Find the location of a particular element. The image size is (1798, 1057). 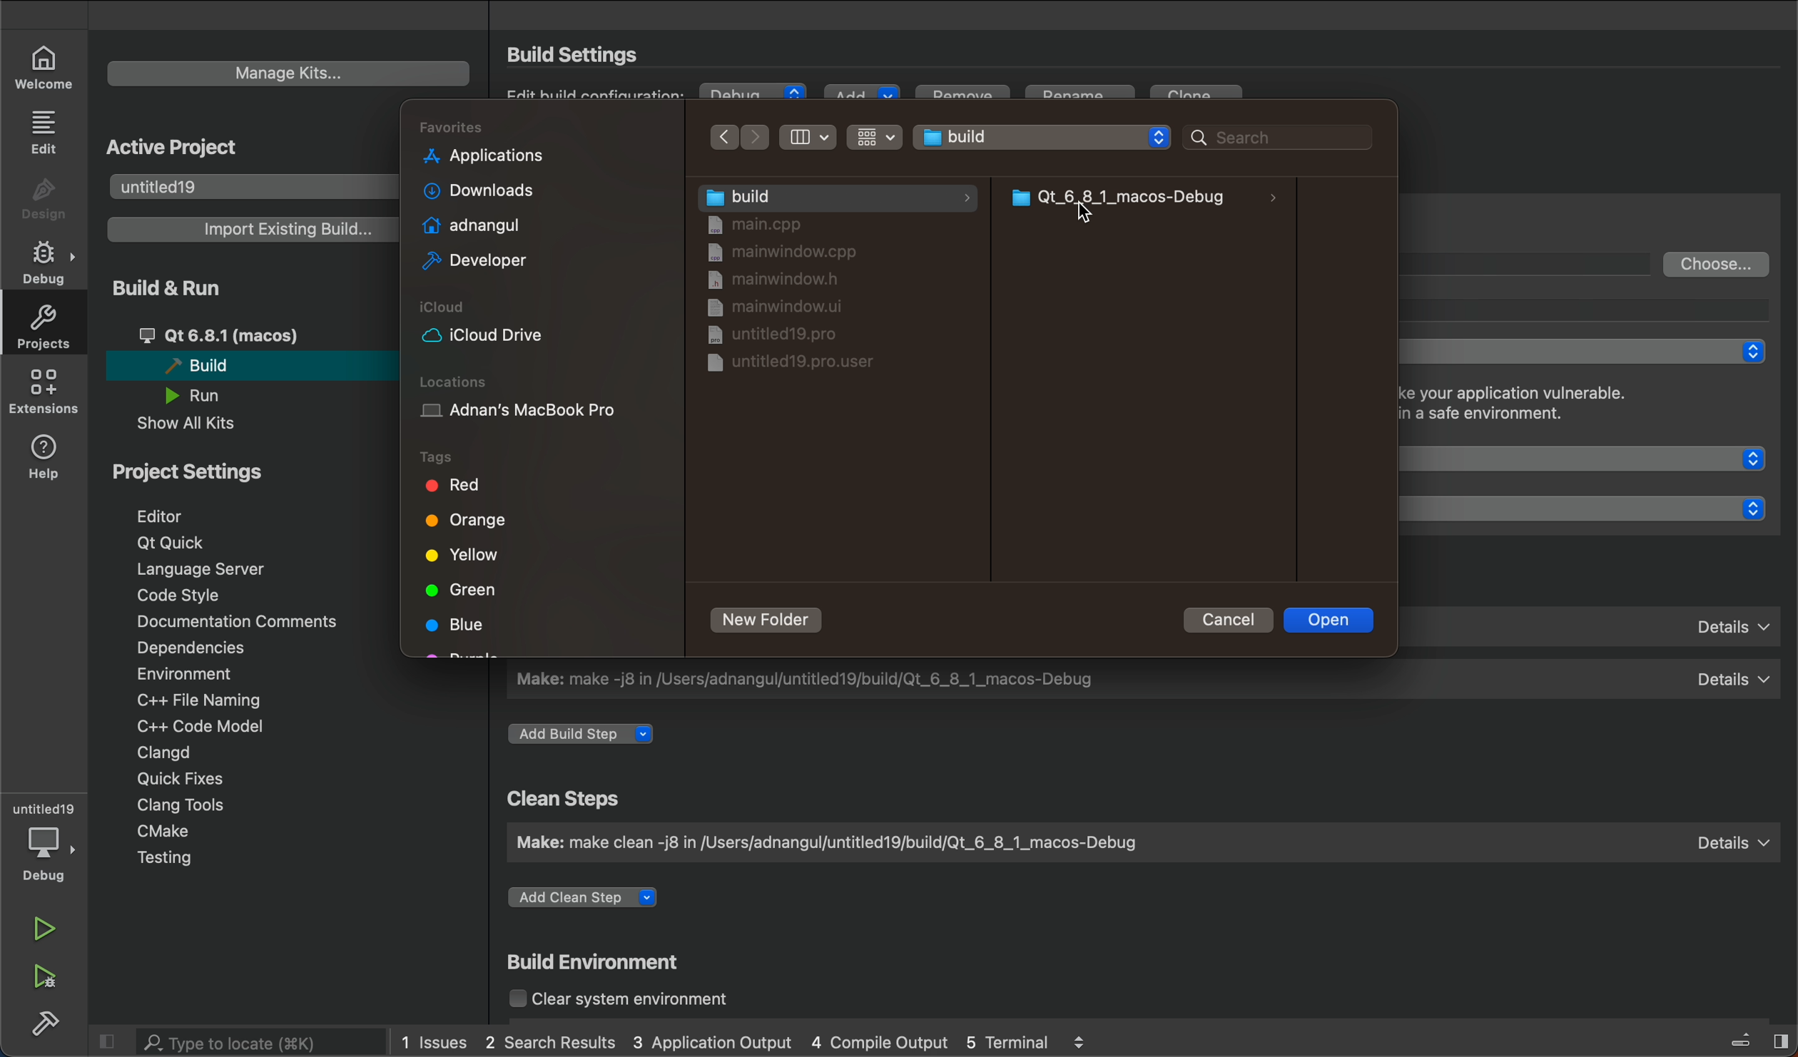

adnan gul is located at coordinates (468, 223).